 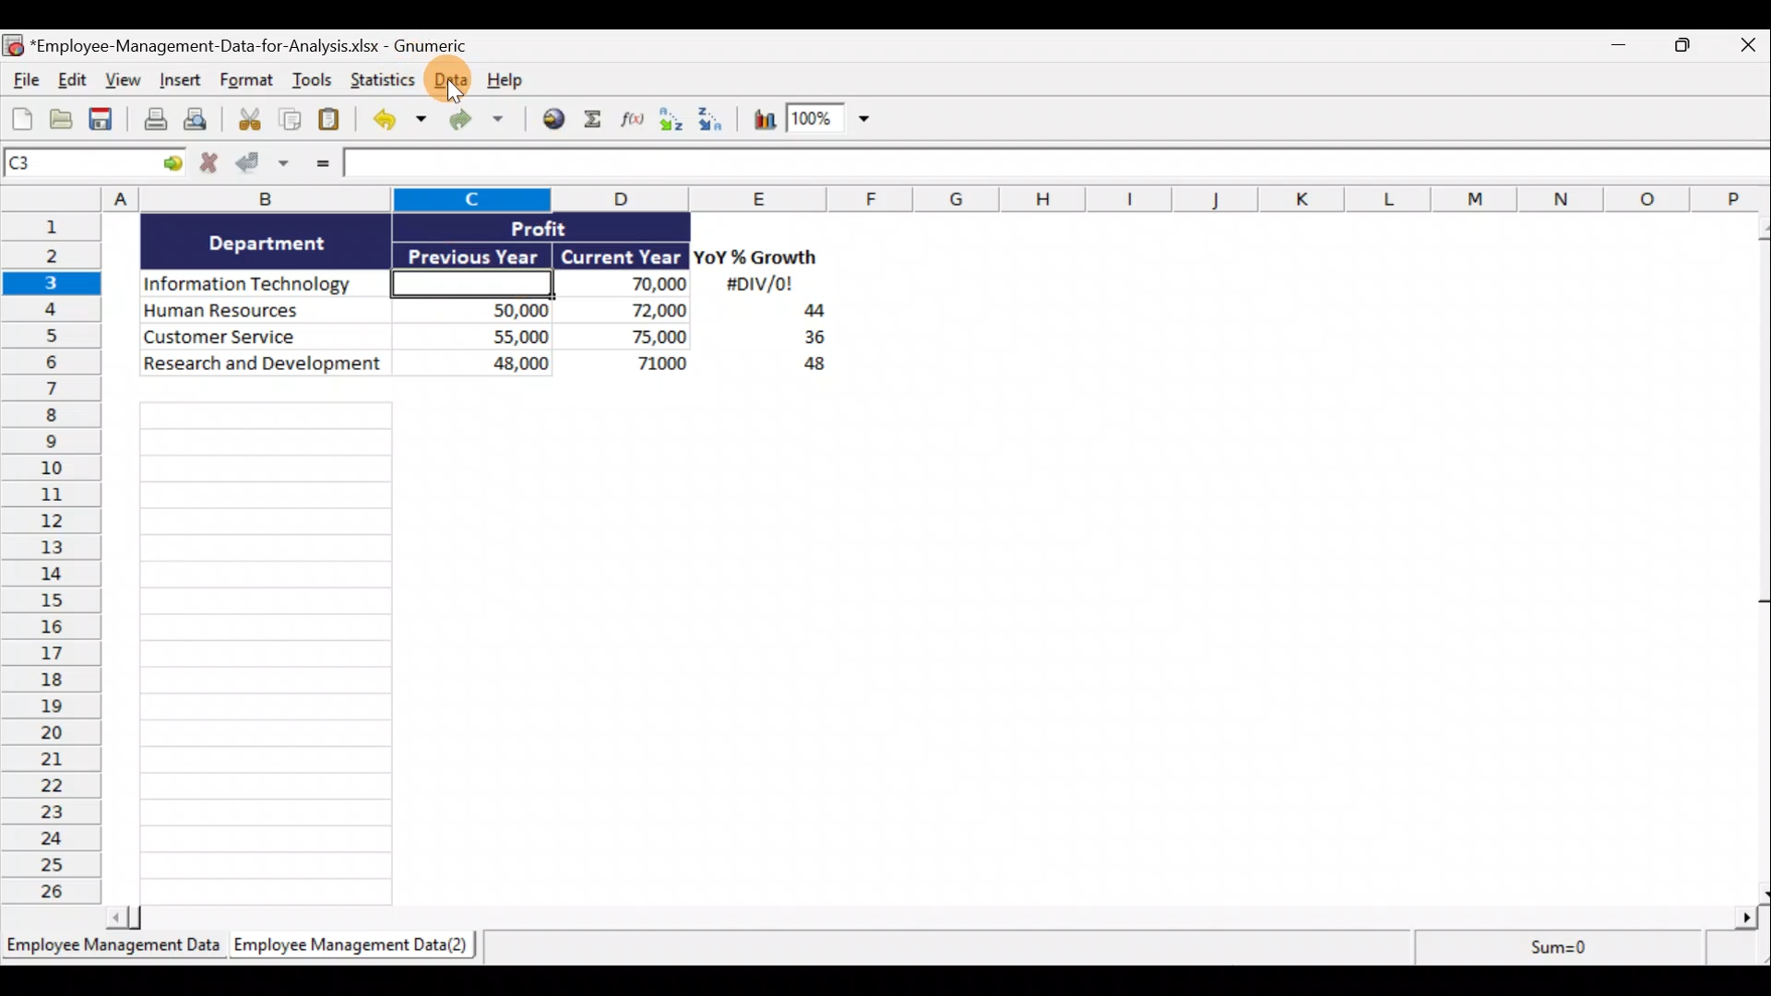 I want to click on Cell C3, so click(x=467, y=281).